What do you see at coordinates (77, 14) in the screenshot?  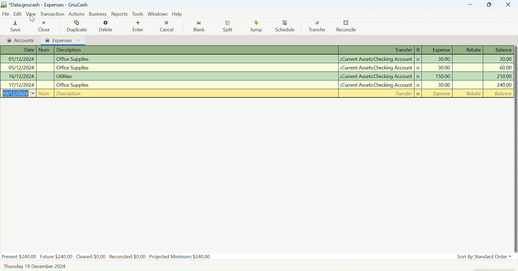 I see `Actions` at bounding box center [77, 14].